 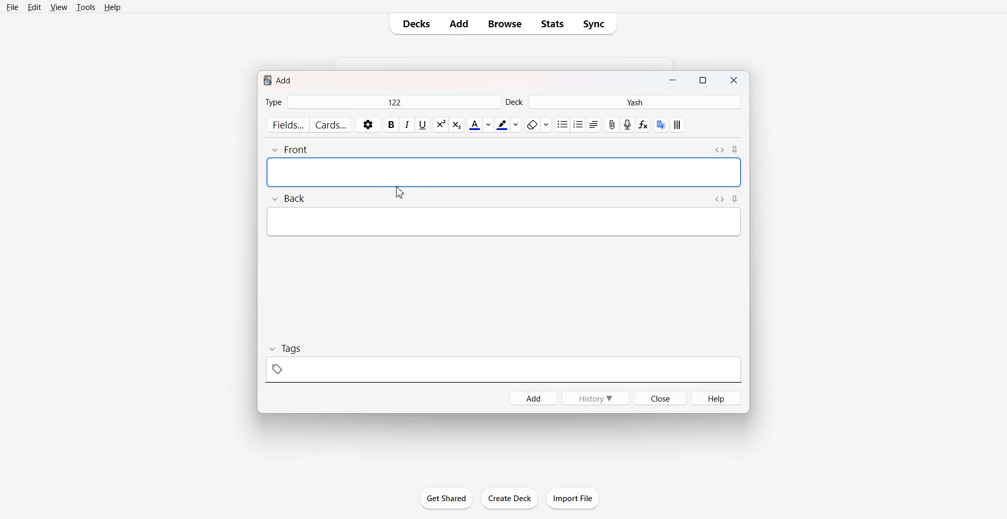 What do you see at coordinates (736, 150) in the screenshot?
I see `Toggle Sticky` at bounding box center [736, 150].